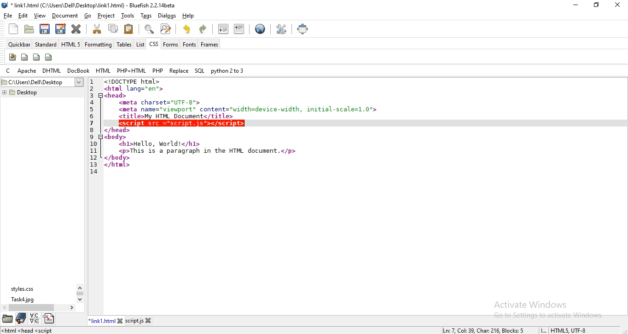  I want to click on close current file, so click(76, 30).